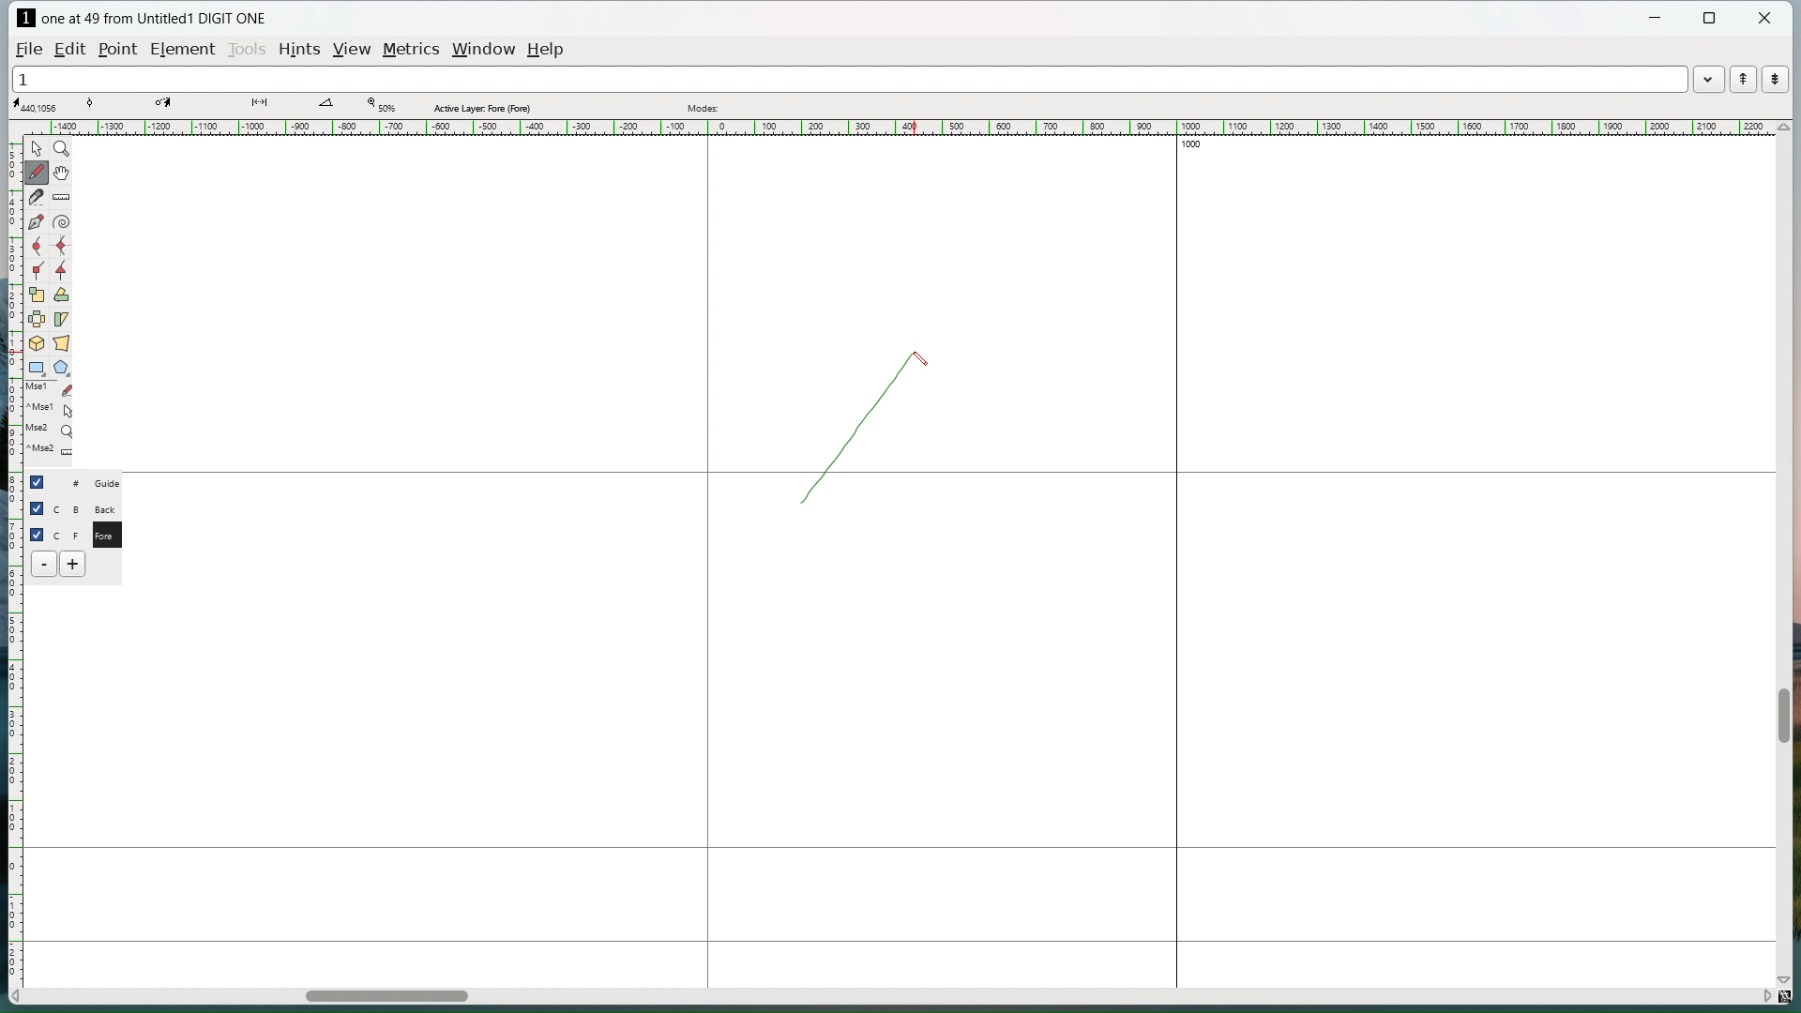  What do you see at coordinates (414, 51) in the screenshot?
I see `metrics` at bounding box center [414, 51].